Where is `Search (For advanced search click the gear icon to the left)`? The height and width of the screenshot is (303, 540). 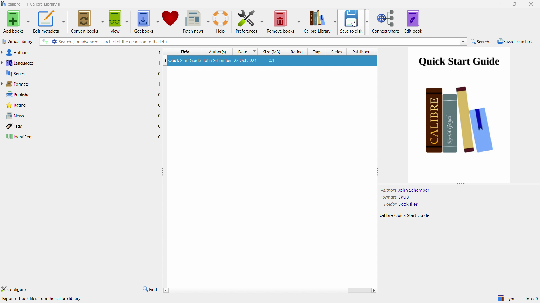 Search (For advanced search click the gear icon to the left) is located at coordinates (113, 42).